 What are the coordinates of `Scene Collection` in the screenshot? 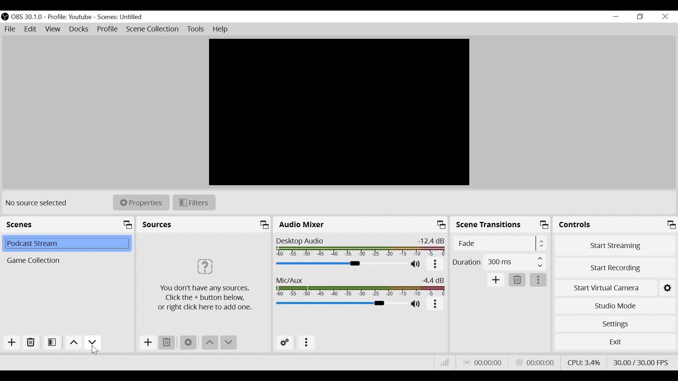 It's located at (153, 29).